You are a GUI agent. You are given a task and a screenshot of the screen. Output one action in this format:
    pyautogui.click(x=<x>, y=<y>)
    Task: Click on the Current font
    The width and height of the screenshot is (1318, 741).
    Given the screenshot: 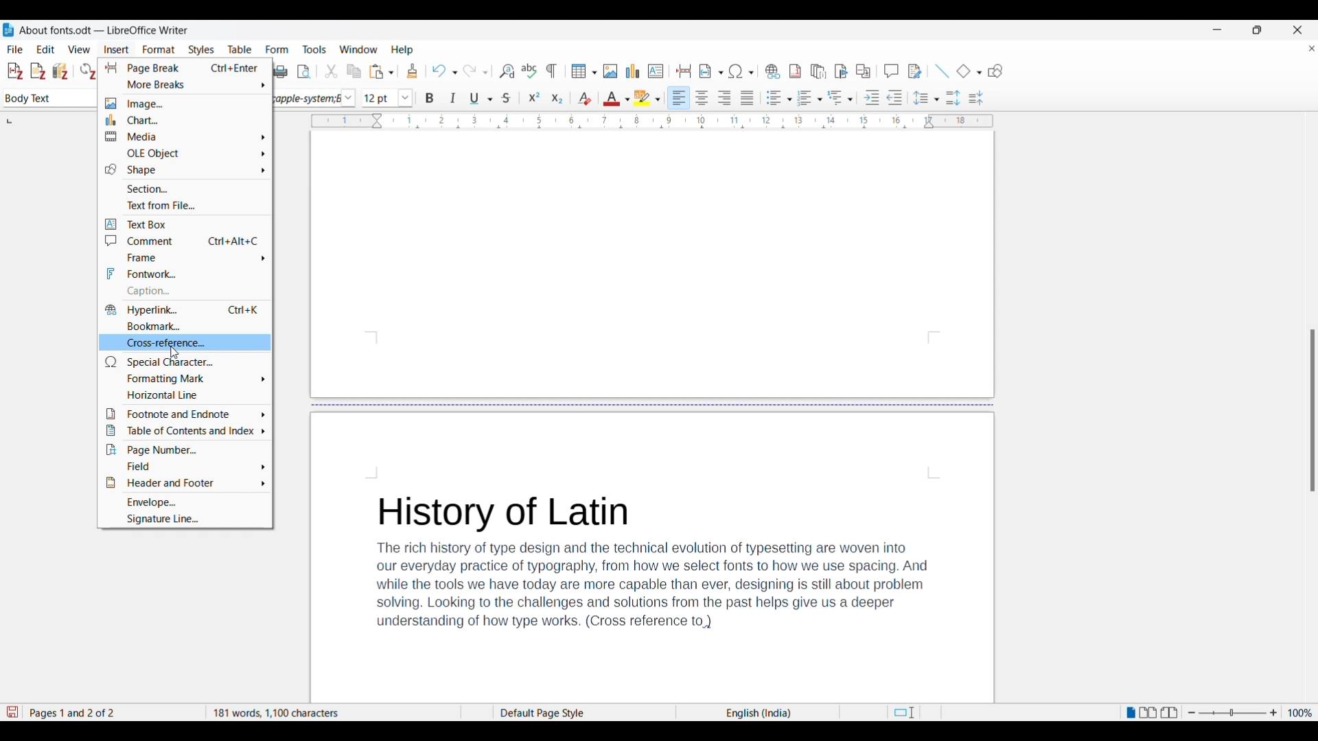 What is the action you would take?
    pyautogui.click(x=308, y=100)
    